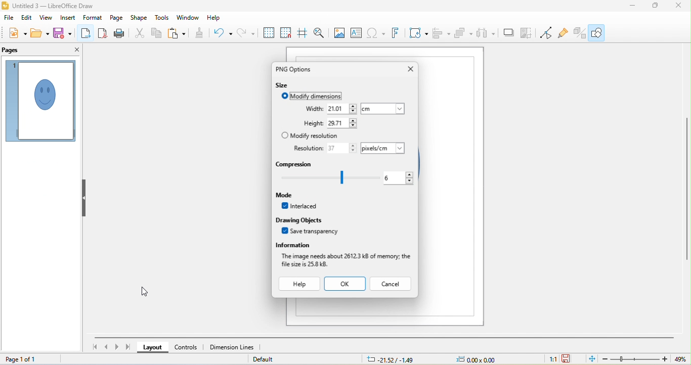 The image size is (691, 365). What do you see at coordinates (303, 33) in the screenshot?
I see `helplines while moving` at bounding box center [303, 33].